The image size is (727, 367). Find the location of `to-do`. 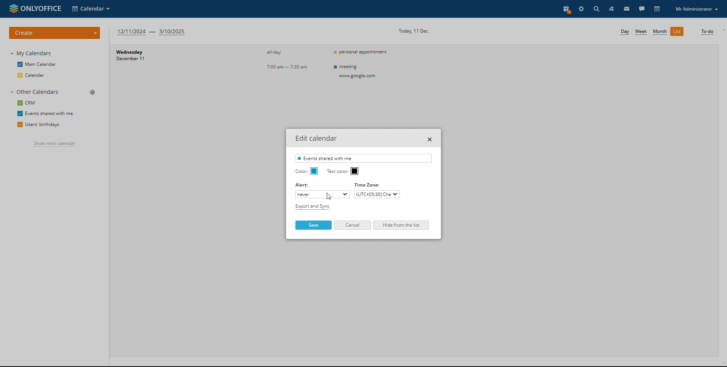

to-do is located at coordinates (707, 32).